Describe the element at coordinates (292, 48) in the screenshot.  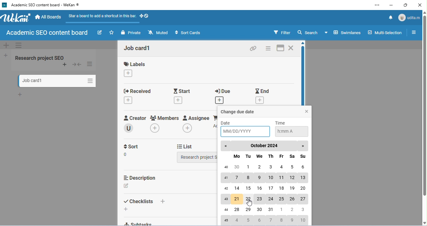
I see `close card` at that location.